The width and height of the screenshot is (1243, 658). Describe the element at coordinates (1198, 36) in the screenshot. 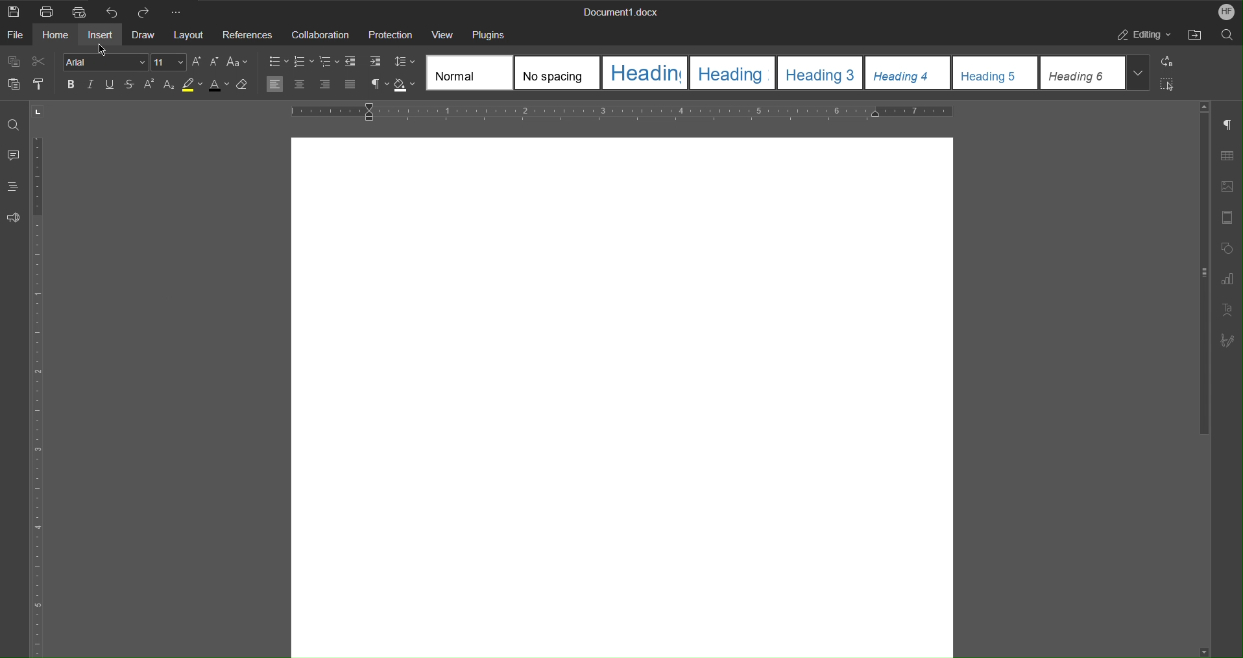

I see `Open File Location` at that location.